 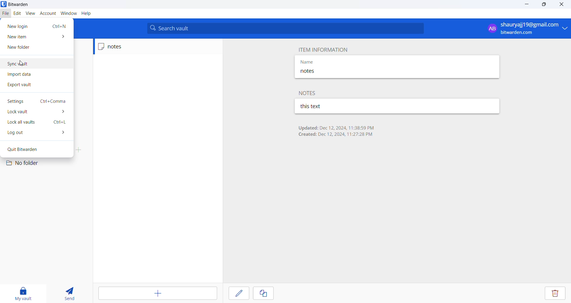 I want to click on new folder, so click(x=31, y=48).